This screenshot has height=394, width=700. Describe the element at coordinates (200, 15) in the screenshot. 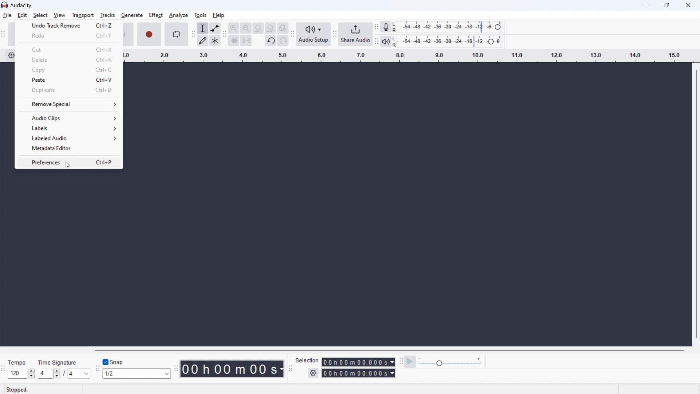

I see `tools` at that location.